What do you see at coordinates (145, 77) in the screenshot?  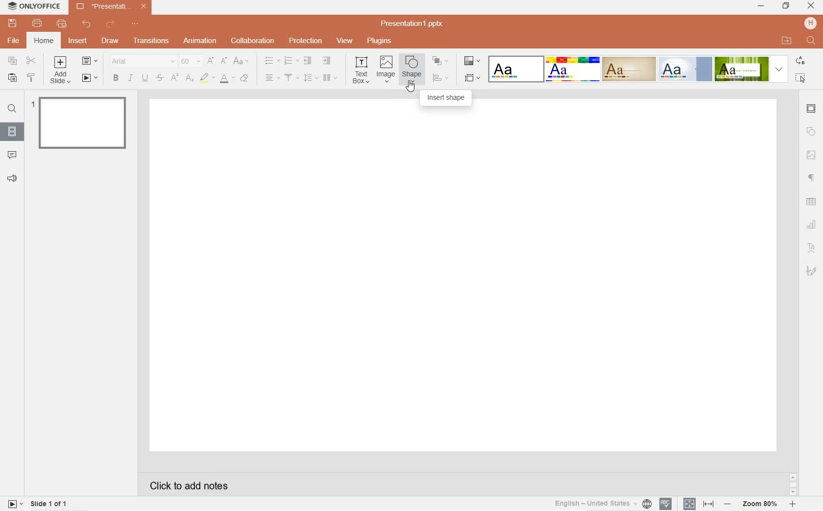 I see `underline` at bounding box center [145, 77].